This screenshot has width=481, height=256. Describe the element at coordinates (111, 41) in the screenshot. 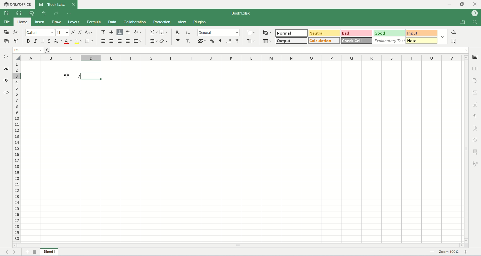

I see `align center` at that location.